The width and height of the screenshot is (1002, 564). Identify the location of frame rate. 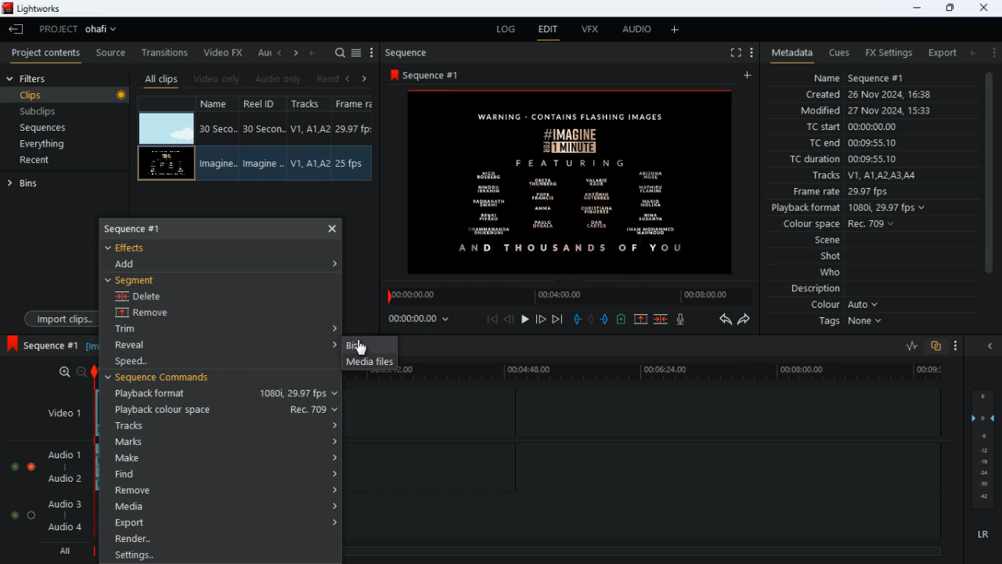
(857, 191).